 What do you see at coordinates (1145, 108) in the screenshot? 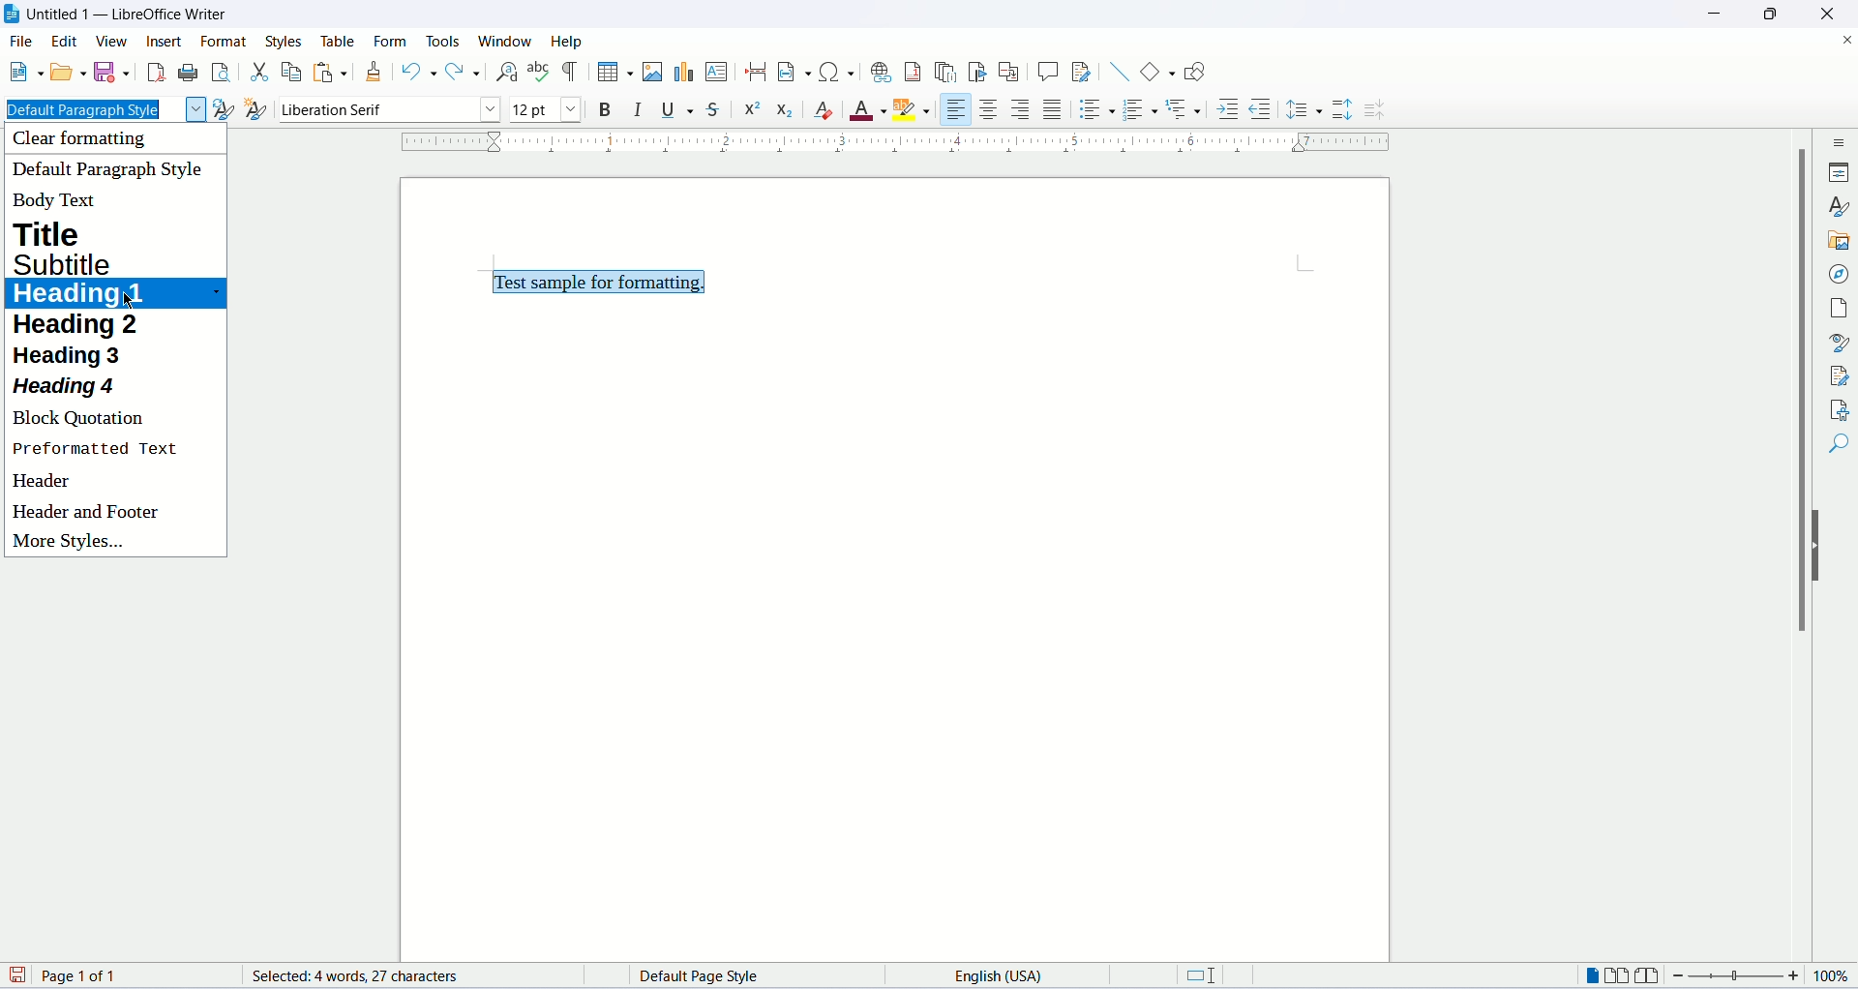
I see `ordered list` at bounding box center [1145, 108].